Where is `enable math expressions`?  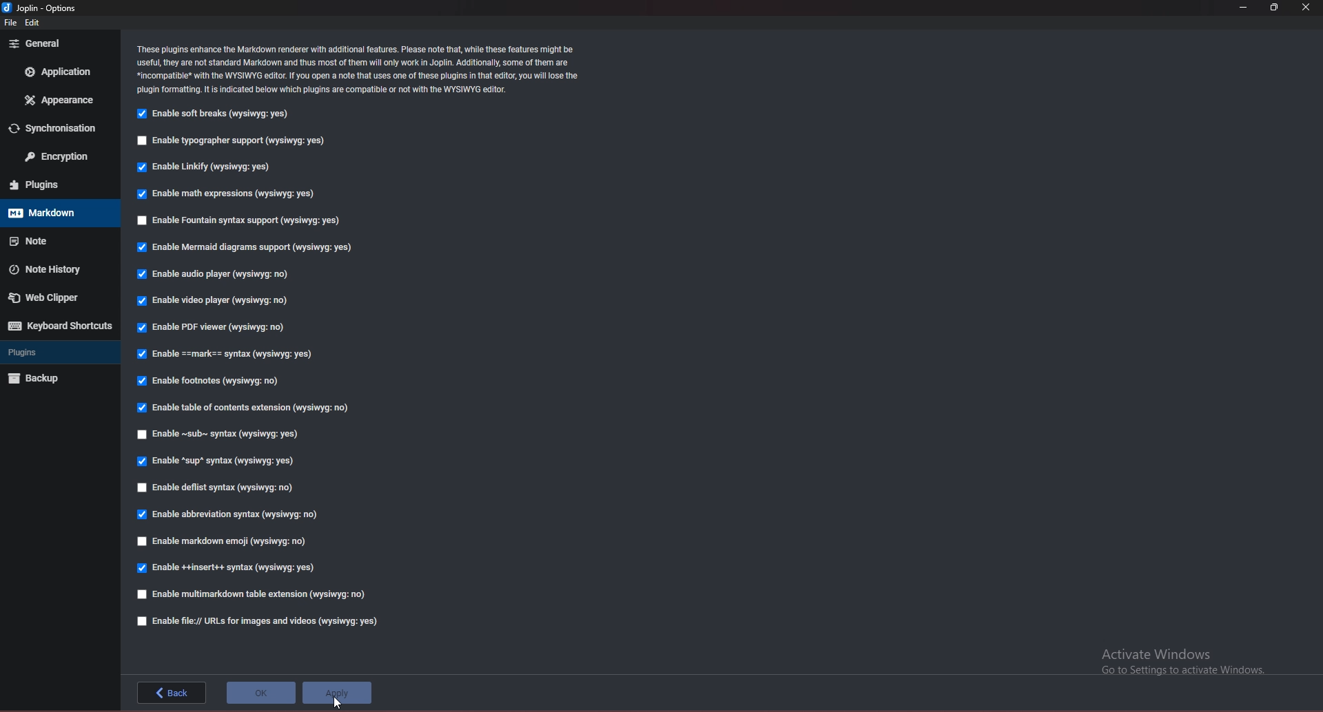
enable math expressions is located at coordinates (225, 194).